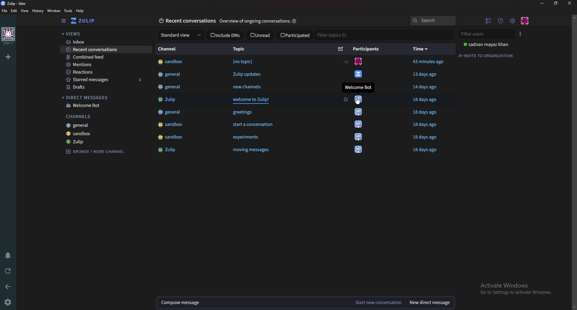 Image resolution: width=577 pixels, height=310 pixels. What do you see at coordinates (433, 20) in the screenshot?
I see `search` at bounding box center [433, 20].